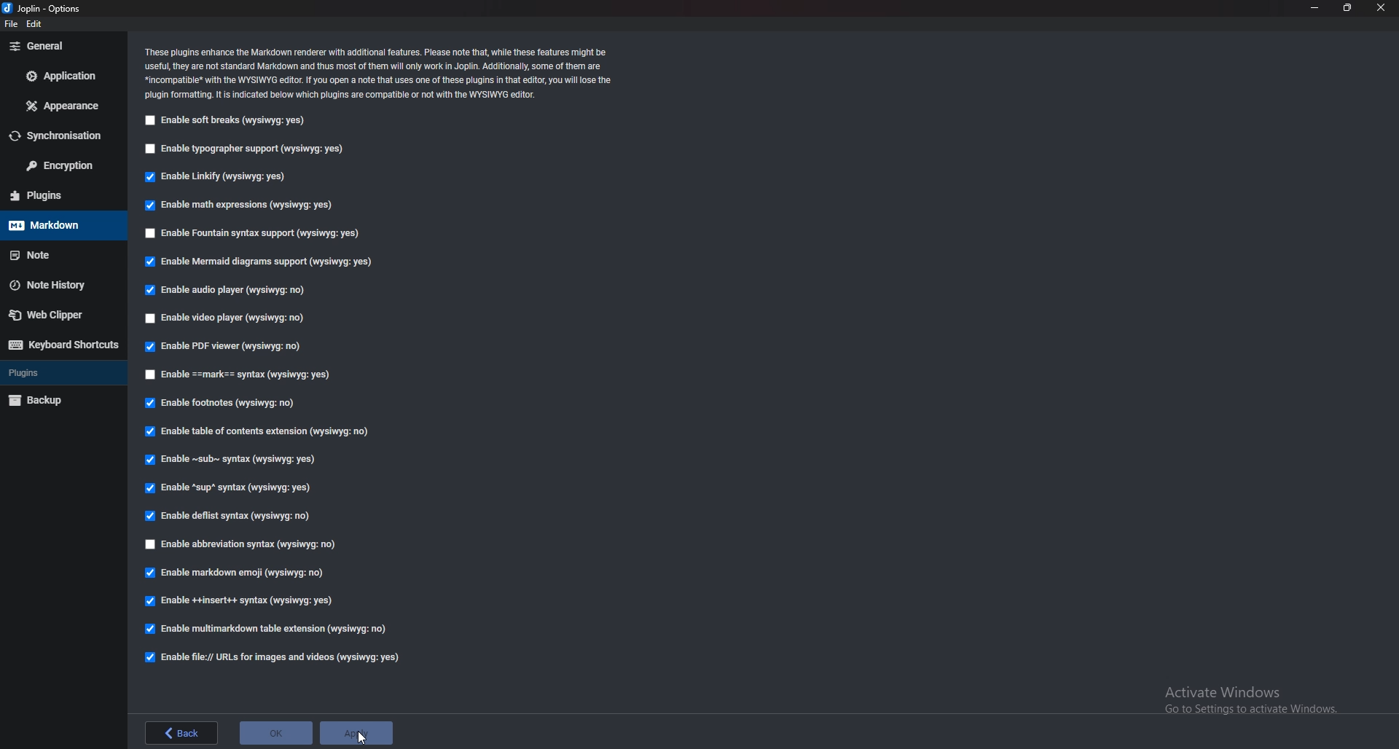 The width and height of the screenshot is (1399, 749). I want to click on enable multi markdown table extension, so click(268, 627).